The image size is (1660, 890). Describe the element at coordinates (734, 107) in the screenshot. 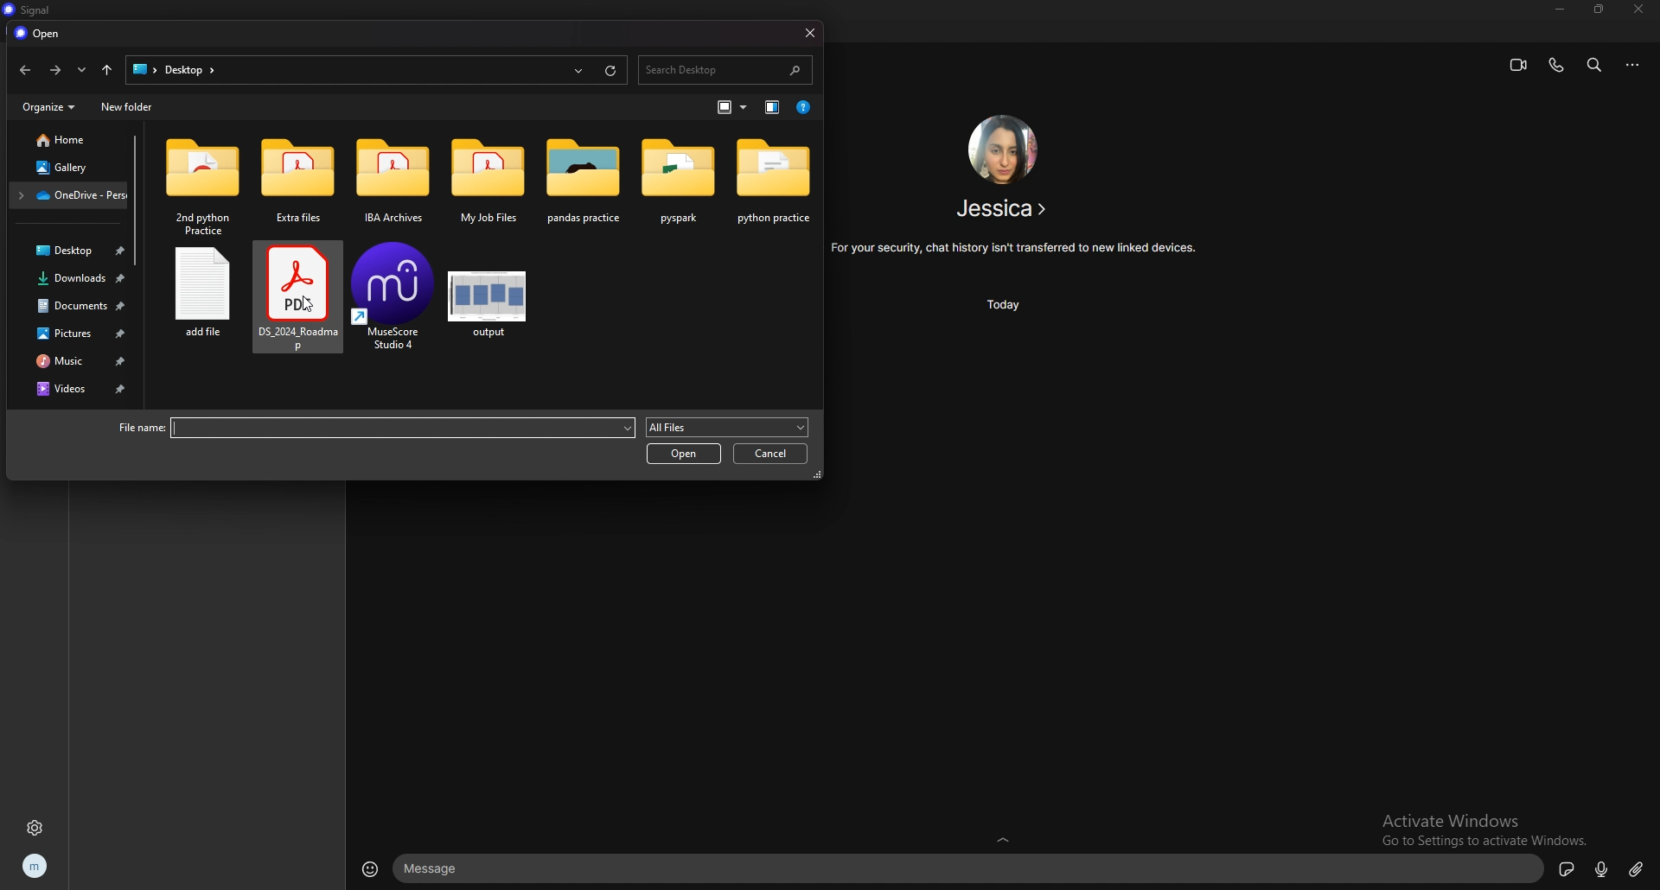

I see `change view` at that location.